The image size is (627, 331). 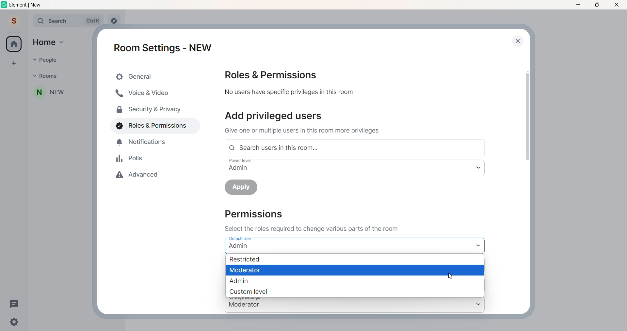 What do you see at coordinates (480, 246) in the screenshot?
I see `default role dropdown` at bounding box center [480, 246].